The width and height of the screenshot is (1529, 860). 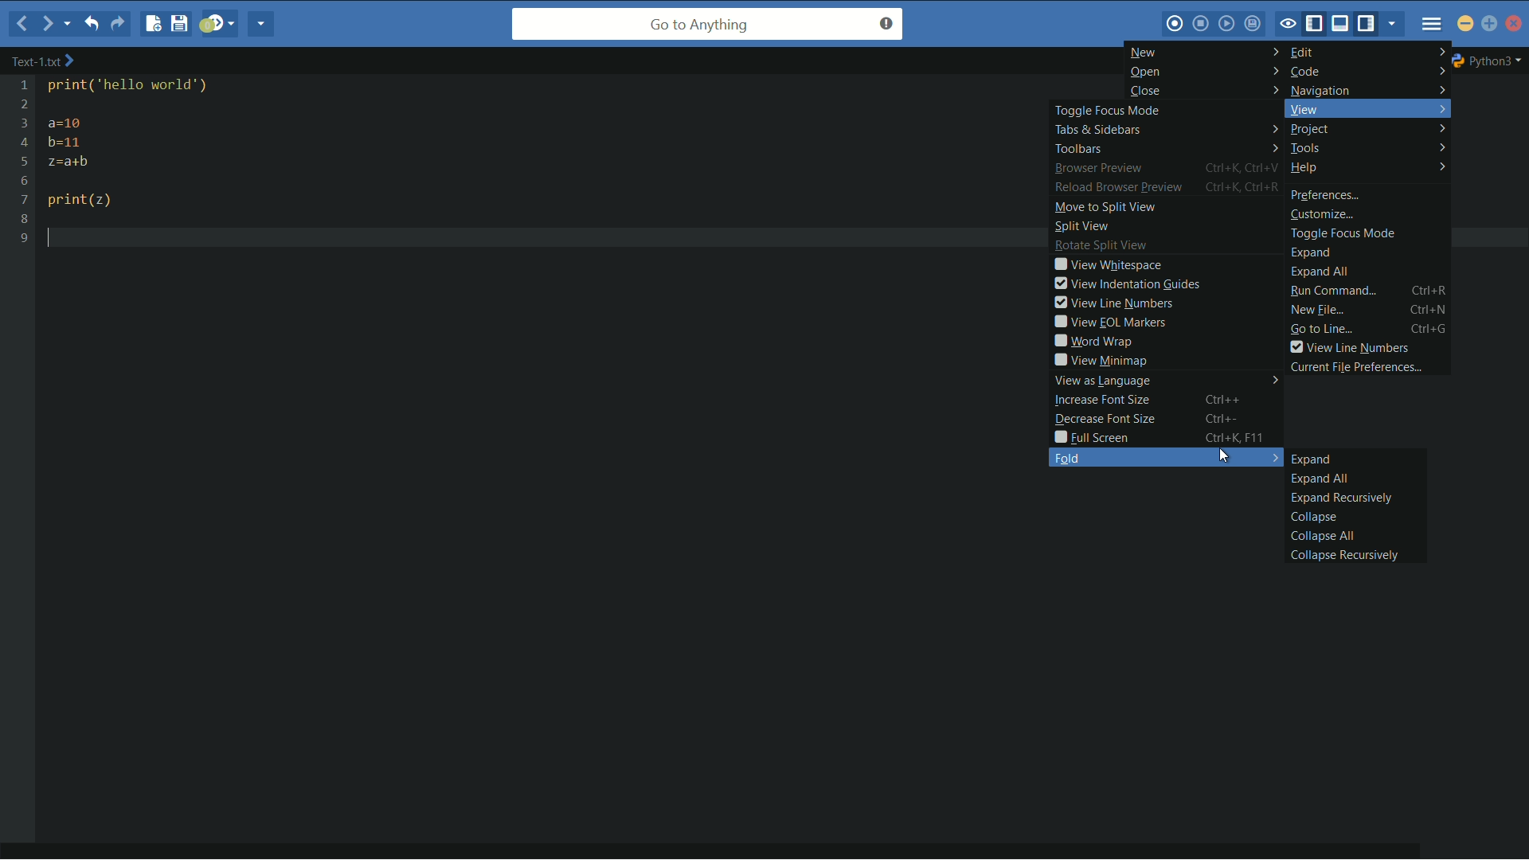 I want to click on new file, so click(x=150, y=24).